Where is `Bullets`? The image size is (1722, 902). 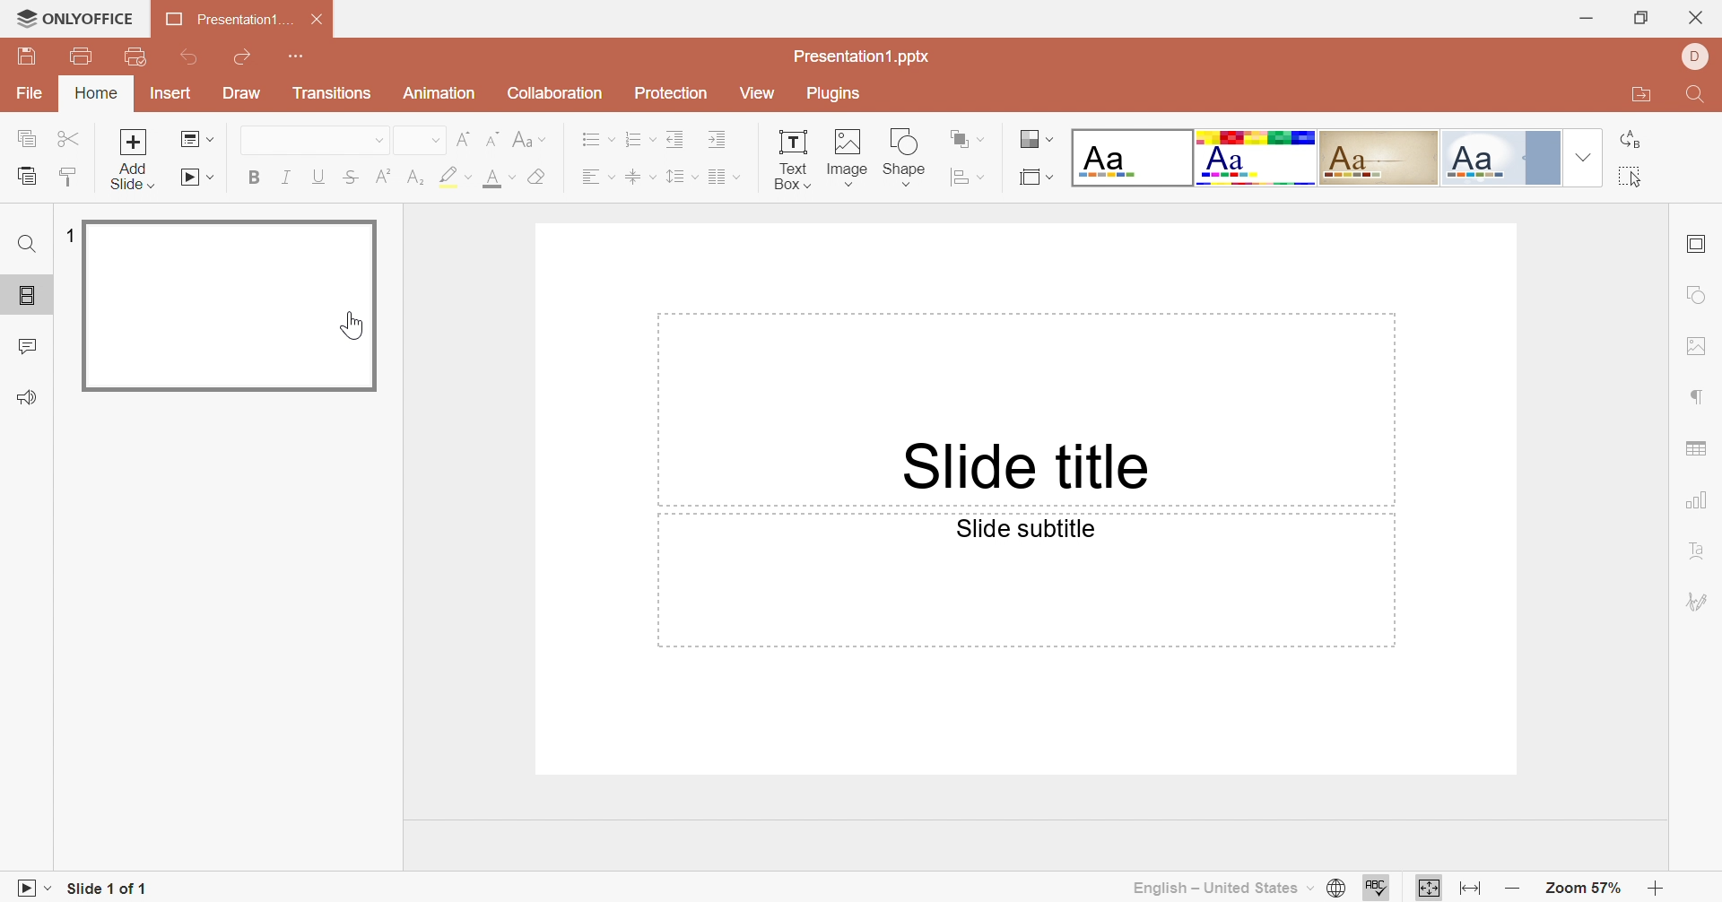
Bullets is located at coordinates (590, 140).